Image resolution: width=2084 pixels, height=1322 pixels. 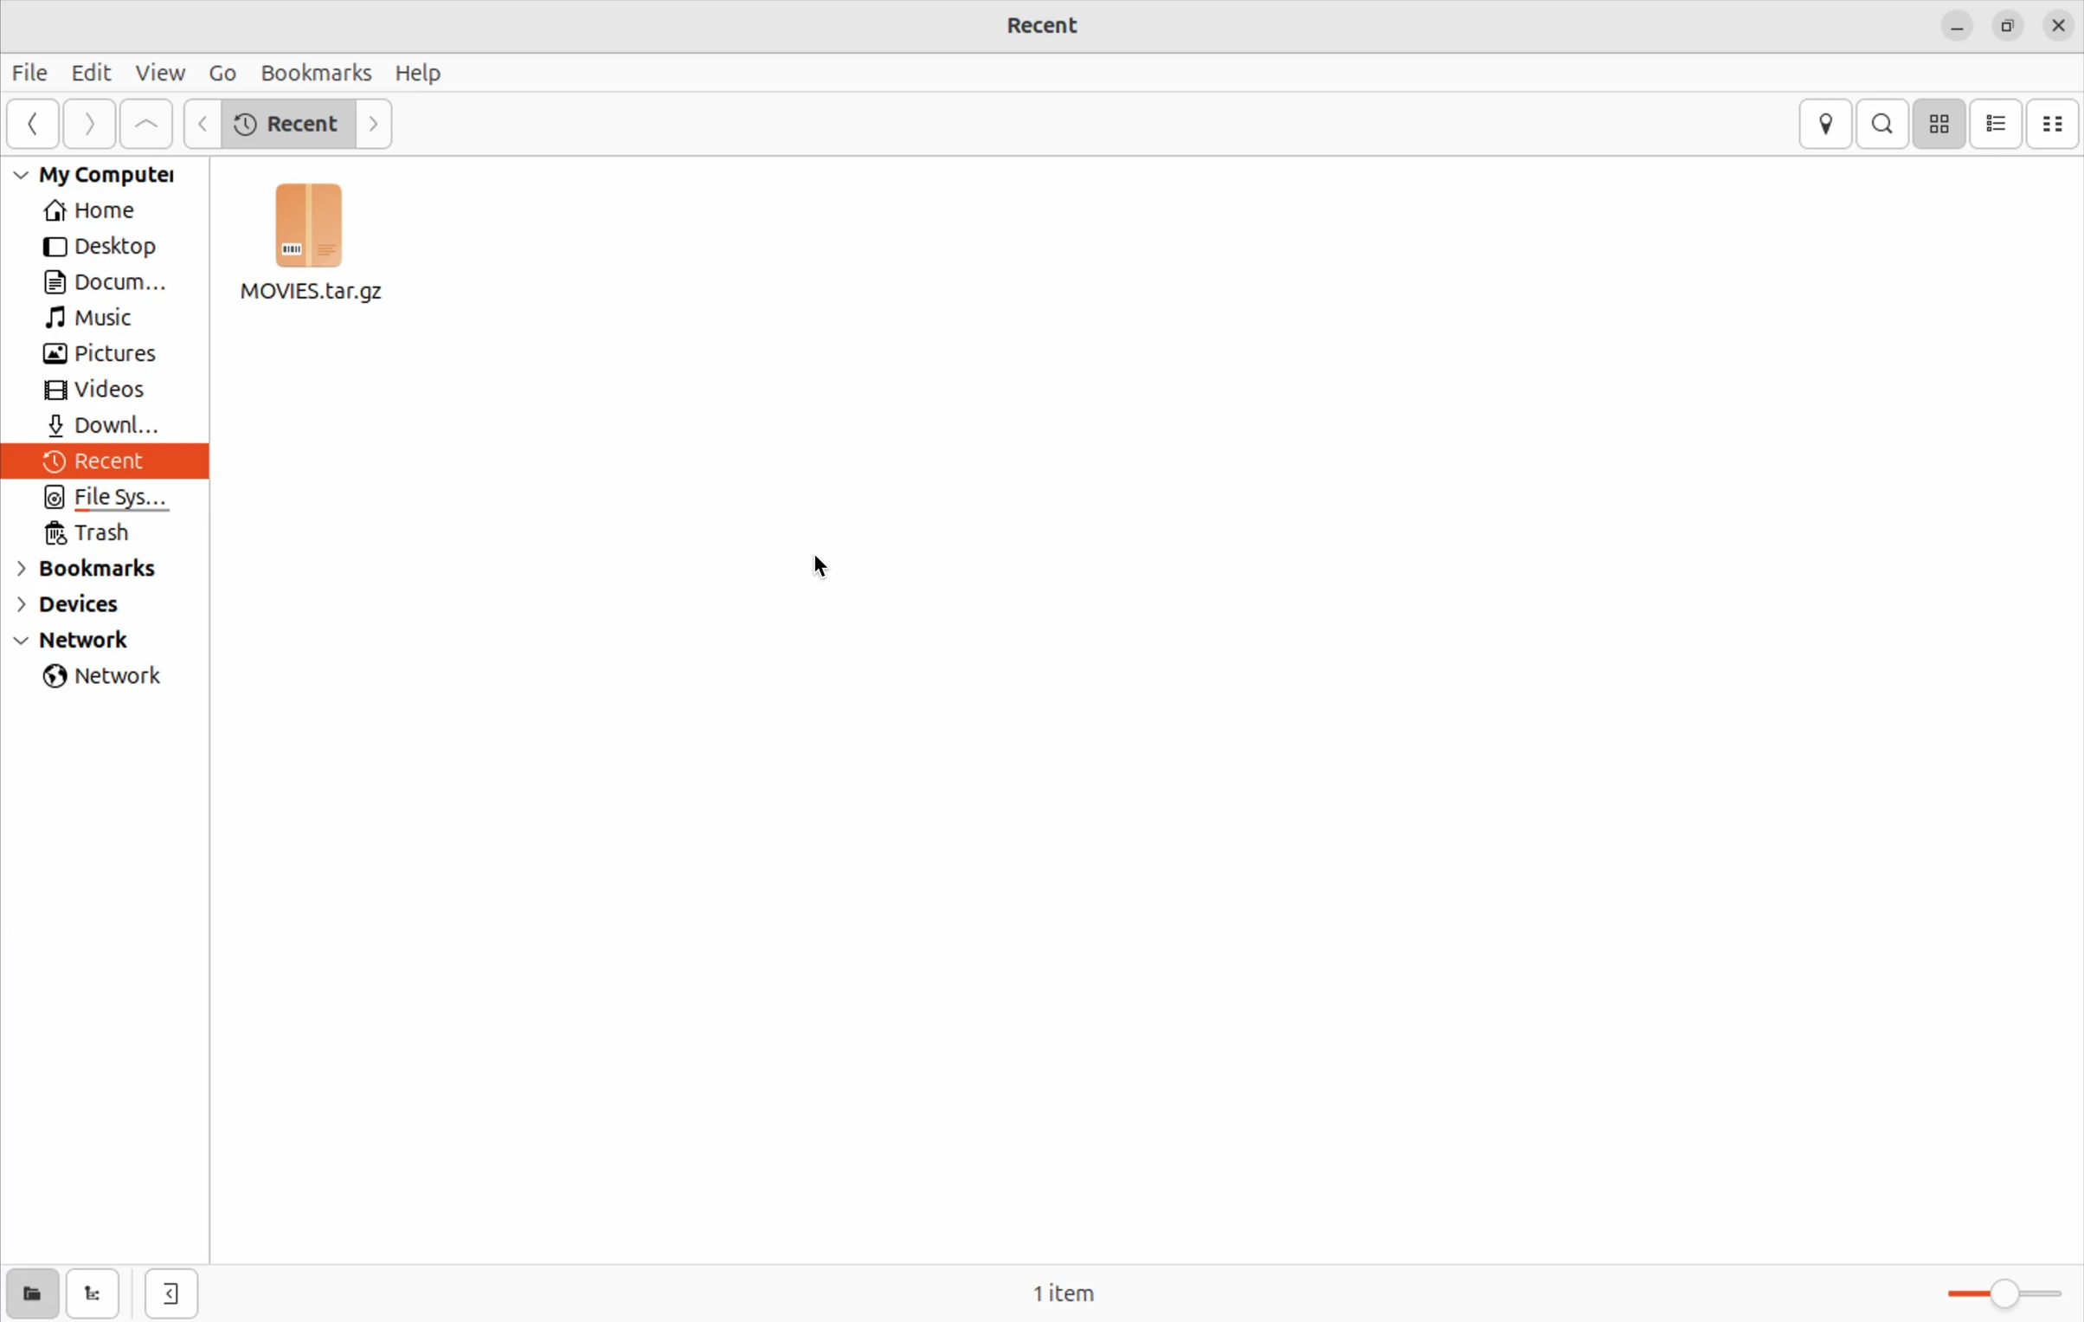 I want to click on cursor, so click(x=819, y=567).